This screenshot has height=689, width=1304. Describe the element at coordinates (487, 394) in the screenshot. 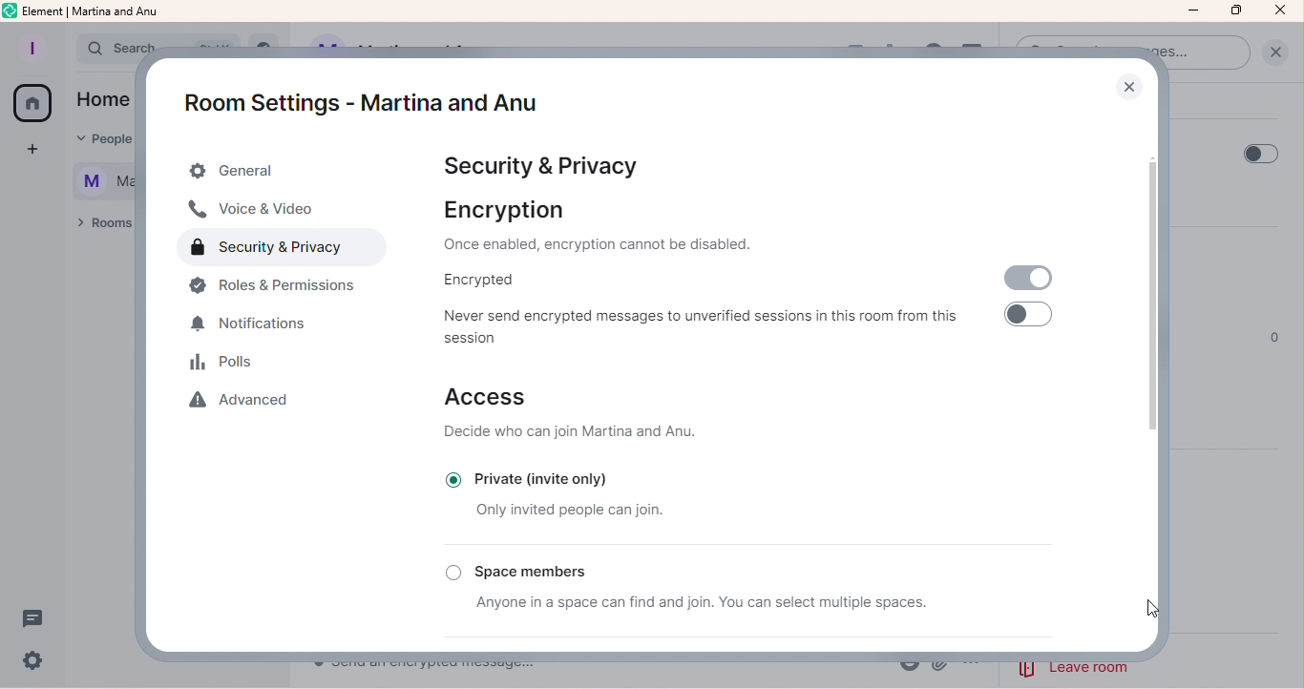

I see `Access` at that location.